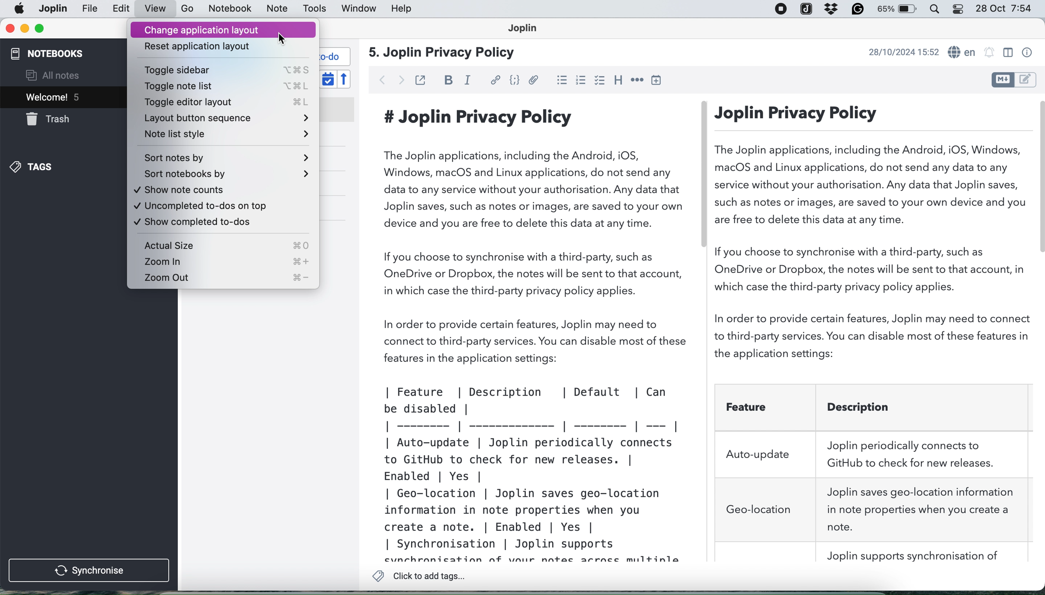 This screenshot has width=1045, height=595. What do you see at coordinates (121, 9) in the screenshot?
I see `edit` at bounding box center [121, 9].